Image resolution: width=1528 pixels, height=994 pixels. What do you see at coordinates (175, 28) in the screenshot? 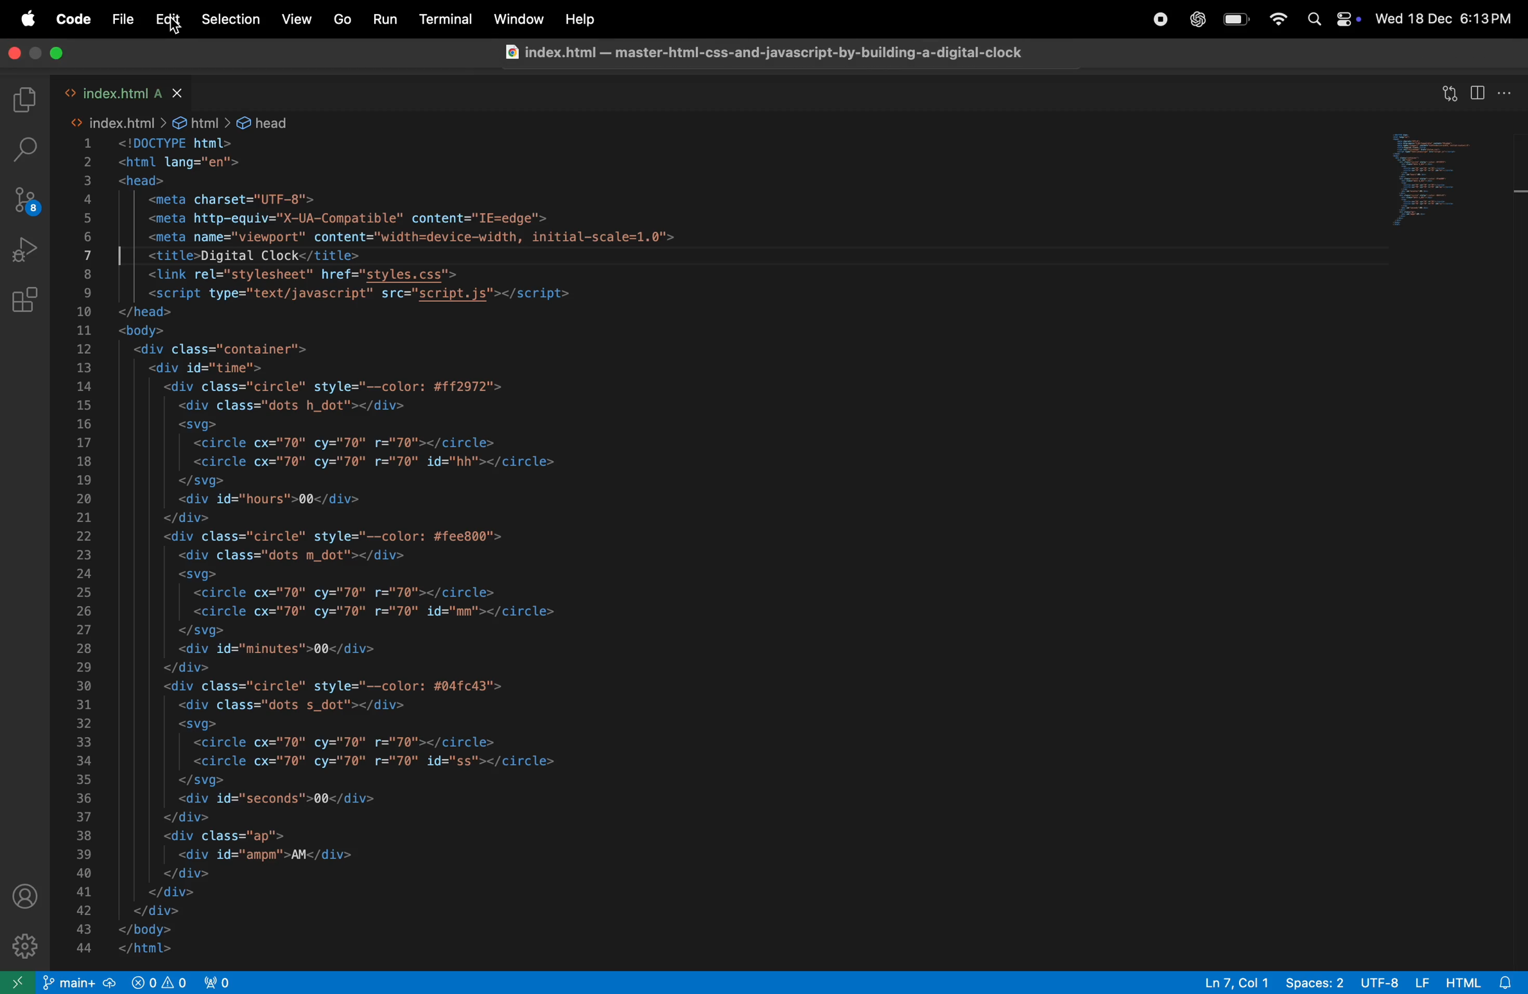
I see `cursor` at bounding box center [175, 28].